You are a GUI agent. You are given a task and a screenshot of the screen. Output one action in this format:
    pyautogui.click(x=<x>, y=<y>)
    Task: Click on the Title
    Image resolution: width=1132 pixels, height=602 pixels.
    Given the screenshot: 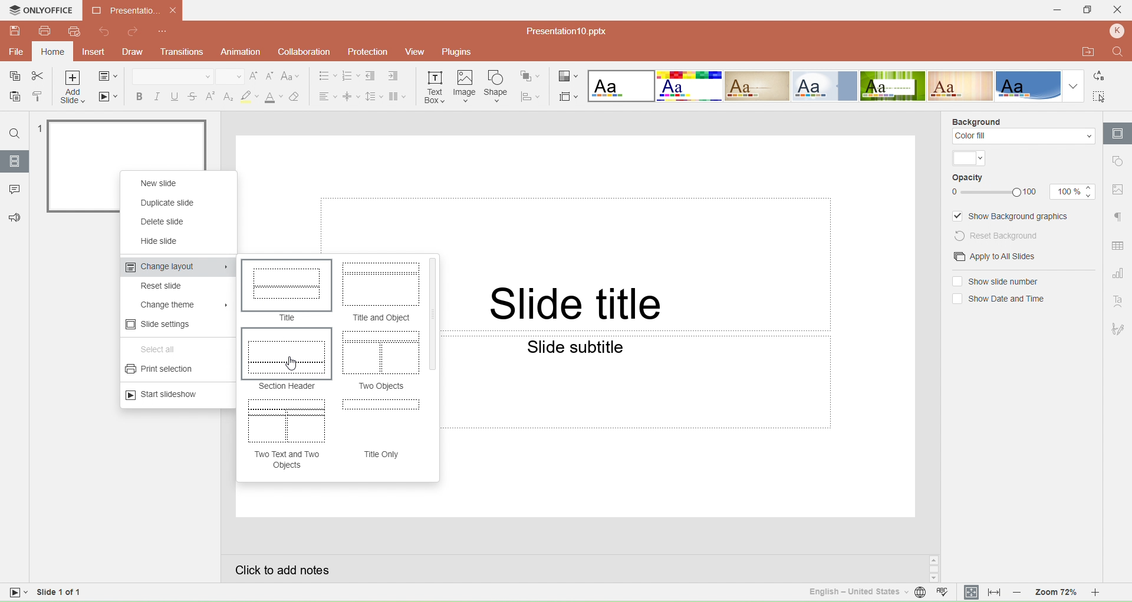 What is the action you would take?
    pyautogui.click(x=288, y=318)
    